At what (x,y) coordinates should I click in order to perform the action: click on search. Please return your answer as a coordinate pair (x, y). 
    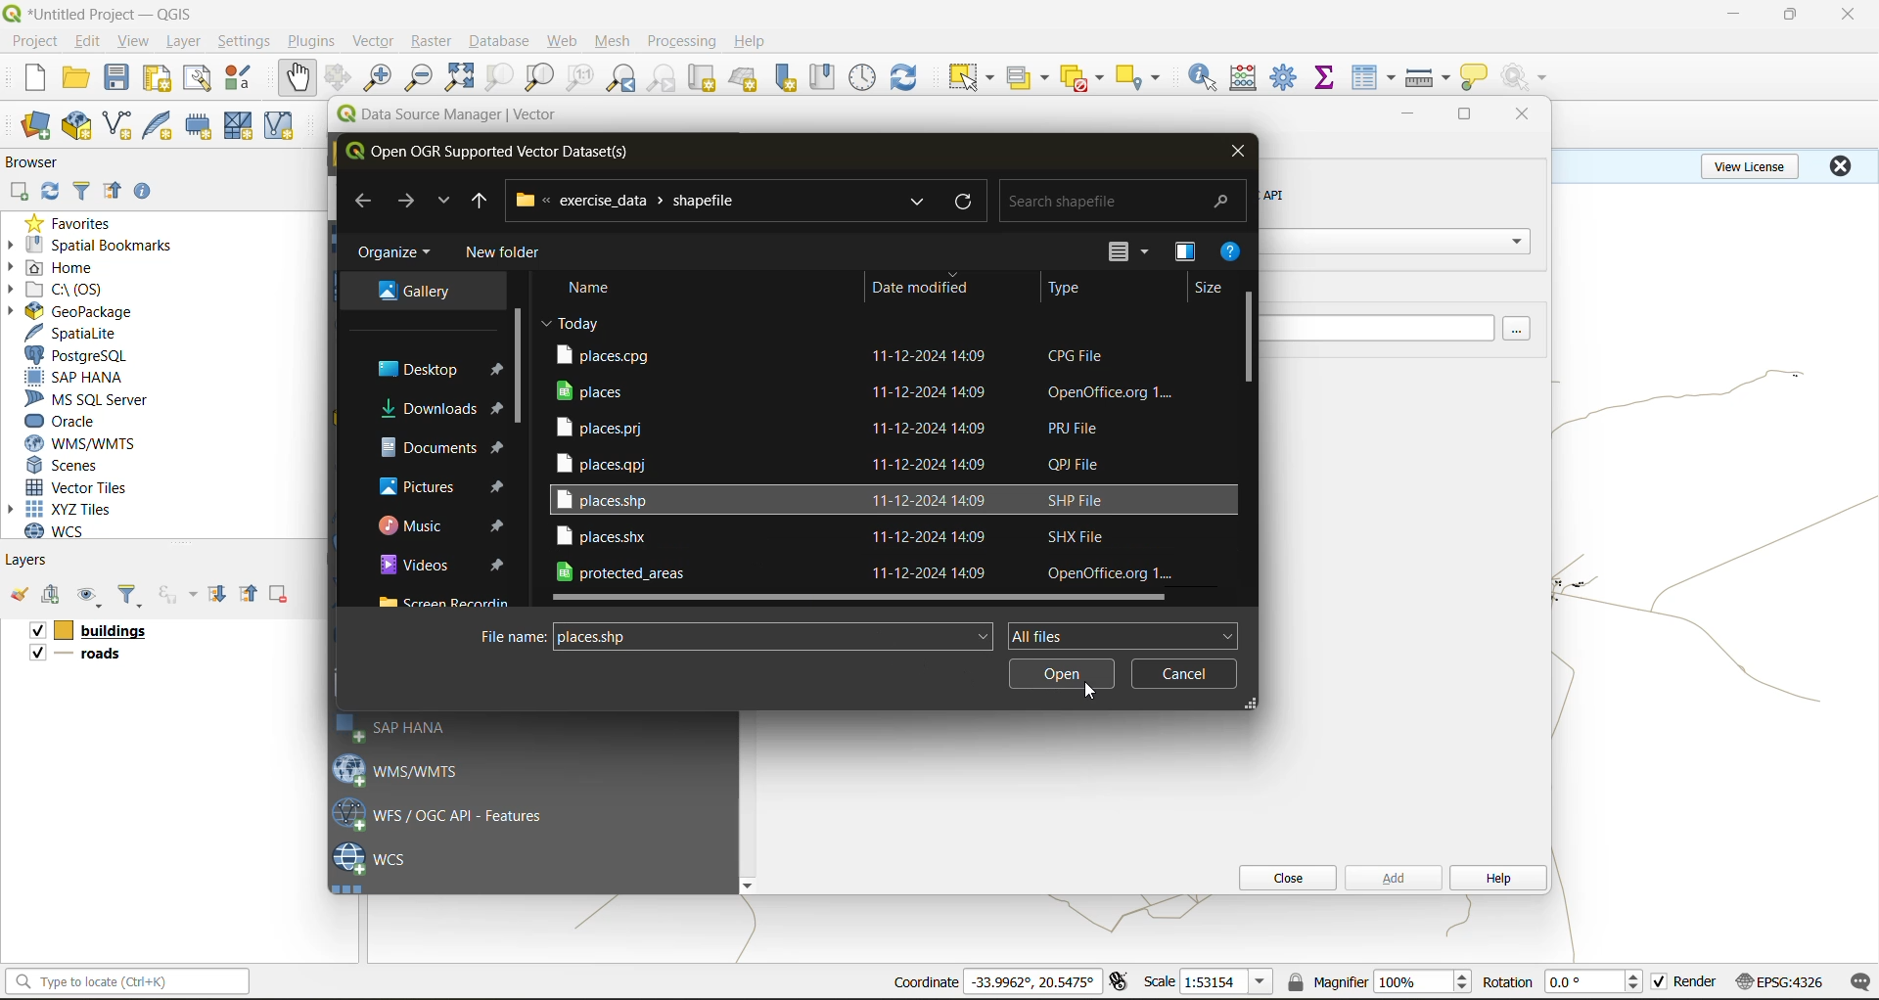
    Looking at the image, I should click on (1126, 196).